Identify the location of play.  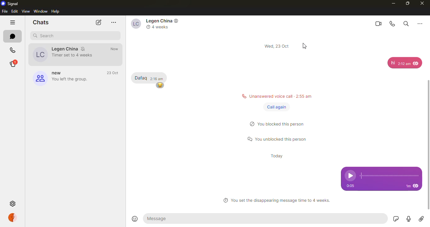
(350, 175).